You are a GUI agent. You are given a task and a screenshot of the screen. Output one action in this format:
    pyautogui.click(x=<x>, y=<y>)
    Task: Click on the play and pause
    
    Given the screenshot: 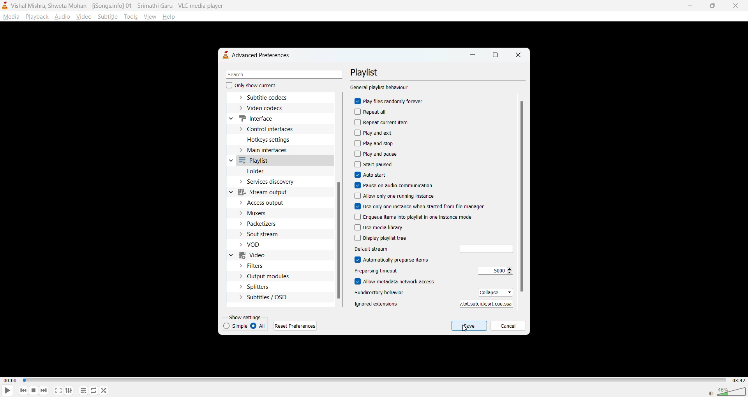 What is the action you would take?
    pyautogui.click(x=377, y=153)
    